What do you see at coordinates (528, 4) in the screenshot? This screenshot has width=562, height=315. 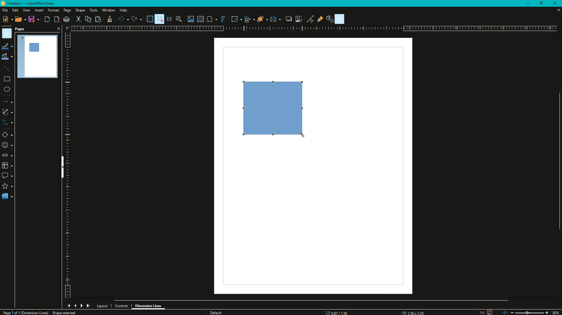 I see `Minimize` at bounding box center [528, 4].